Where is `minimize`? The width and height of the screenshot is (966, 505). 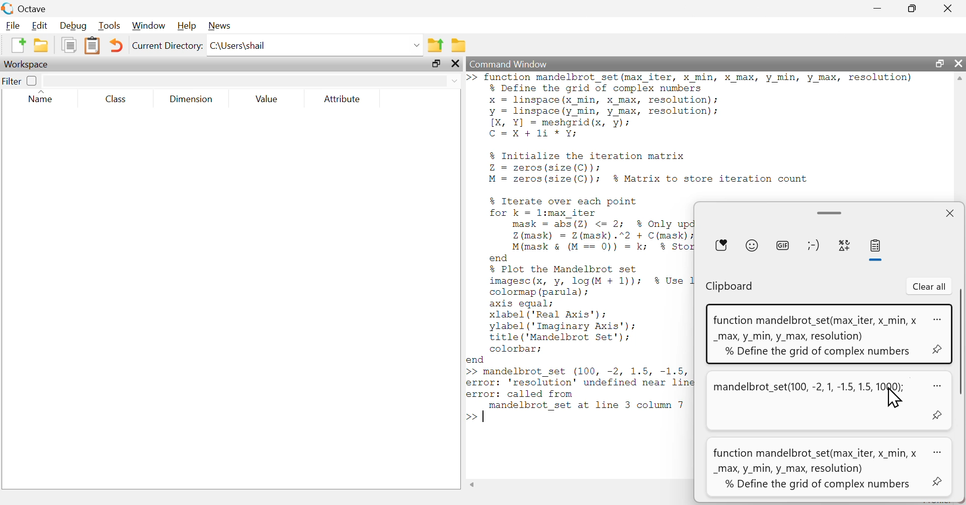 minimize is located at coordinates (832, 214).